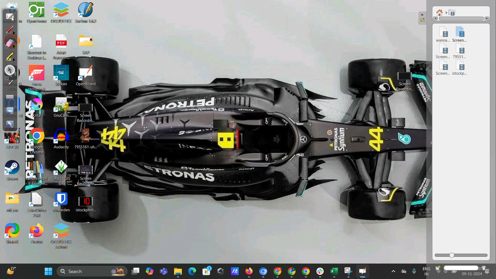 The width and height of the screenshot is (496, 279). Describe the element at coordinates (136, 270) in the screenshot. I see `New descktop` at that location.